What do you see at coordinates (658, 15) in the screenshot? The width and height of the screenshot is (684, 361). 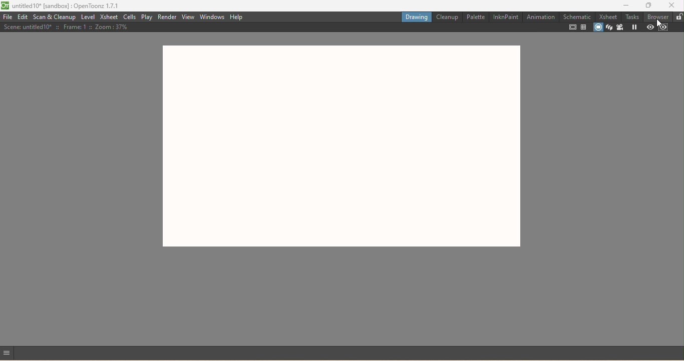 I see `Browser` at bounding box center [658, 15].